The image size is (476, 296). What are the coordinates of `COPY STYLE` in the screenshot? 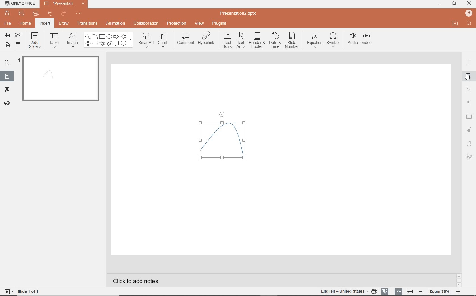 It's located at (18, 45).